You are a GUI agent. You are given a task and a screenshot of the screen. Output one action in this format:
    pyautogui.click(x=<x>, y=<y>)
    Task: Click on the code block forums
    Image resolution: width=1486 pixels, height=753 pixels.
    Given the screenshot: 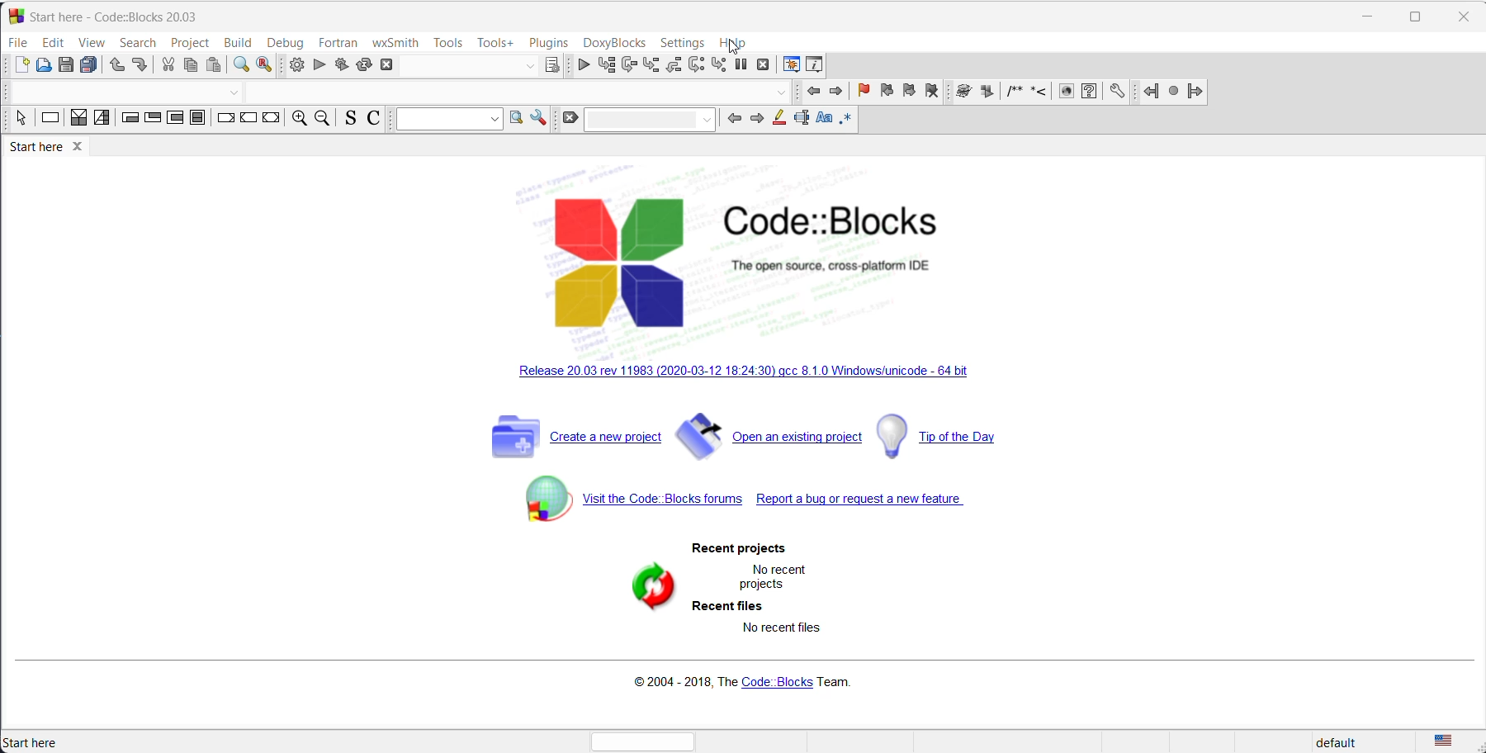 What is the action you would take?
    pyautogui.click(x=637, y=509)
    